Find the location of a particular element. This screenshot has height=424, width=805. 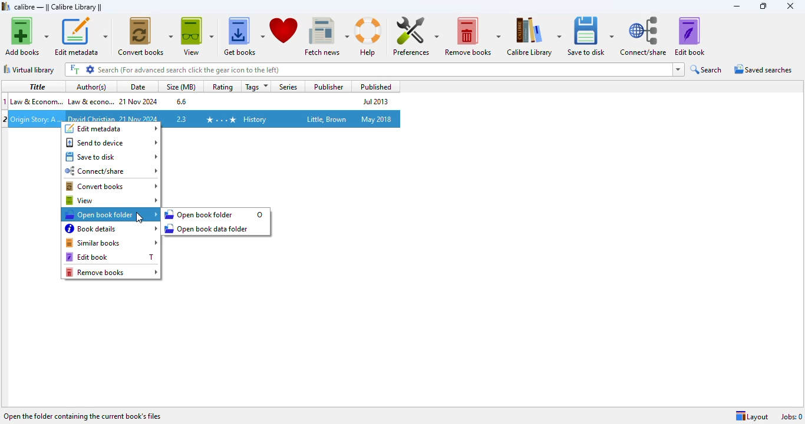

size (MB) is located at coordinates (181, 87).